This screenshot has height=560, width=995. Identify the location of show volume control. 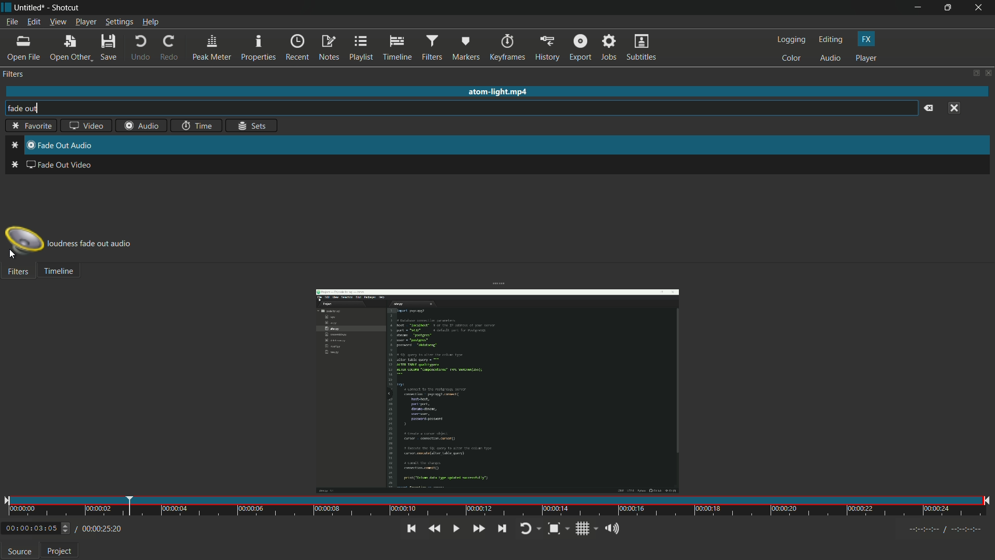
(611, 529).